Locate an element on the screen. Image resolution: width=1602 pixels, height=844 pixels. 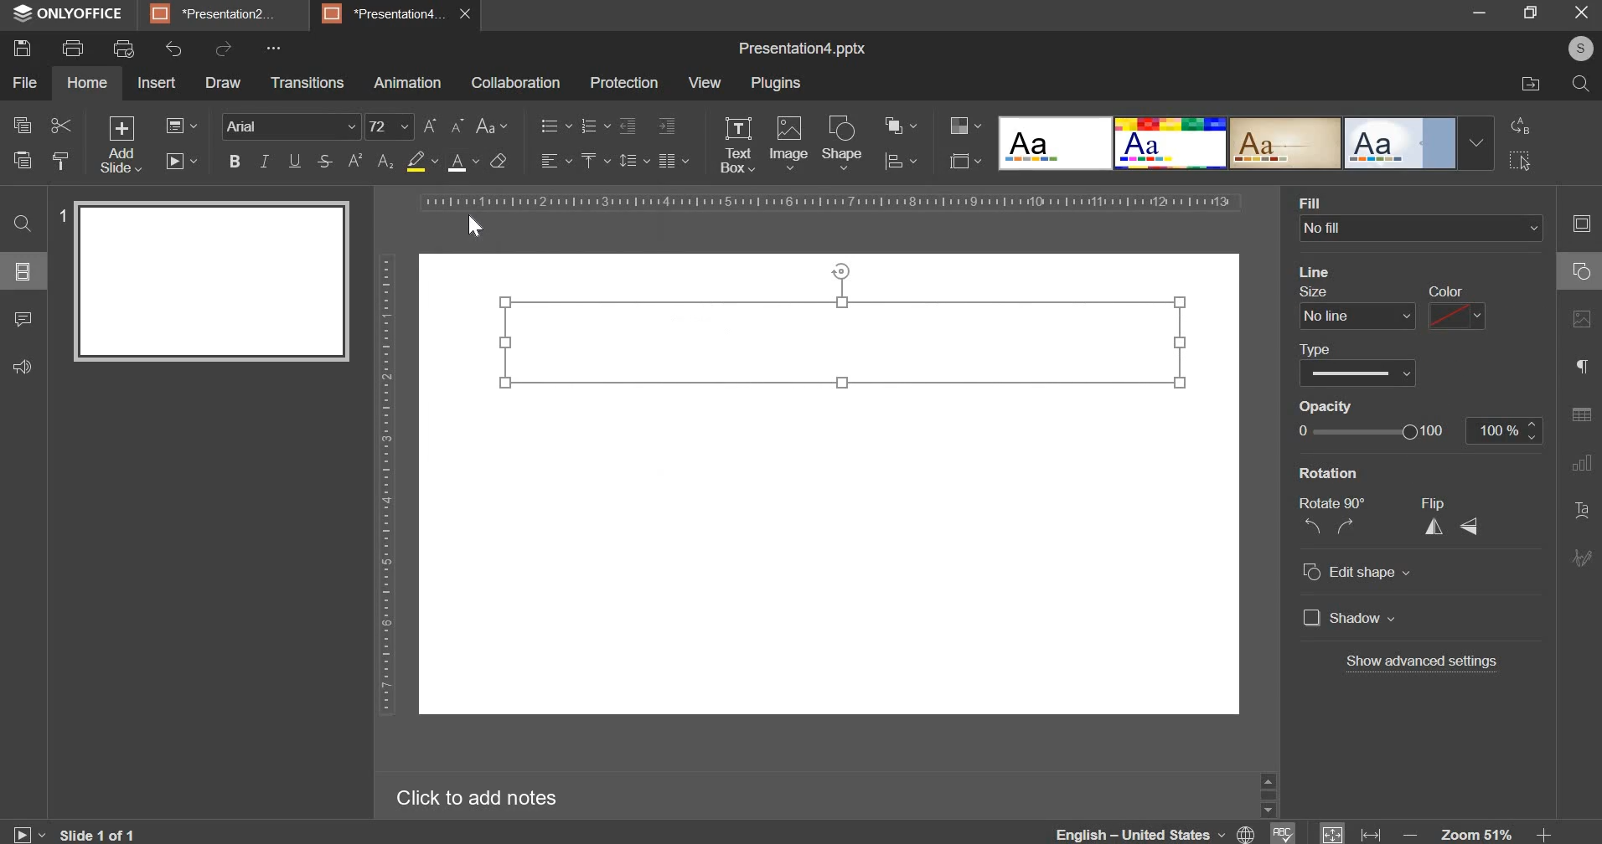
File is located at coordinates (1522, 85).